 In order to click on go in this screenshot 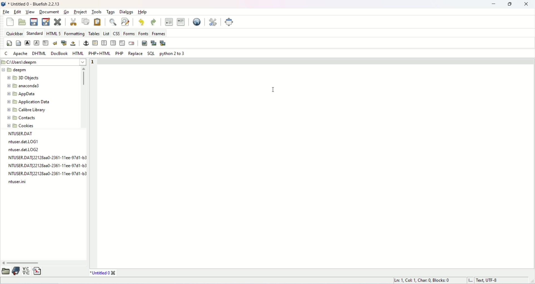, I will do `click(65, 12)`.